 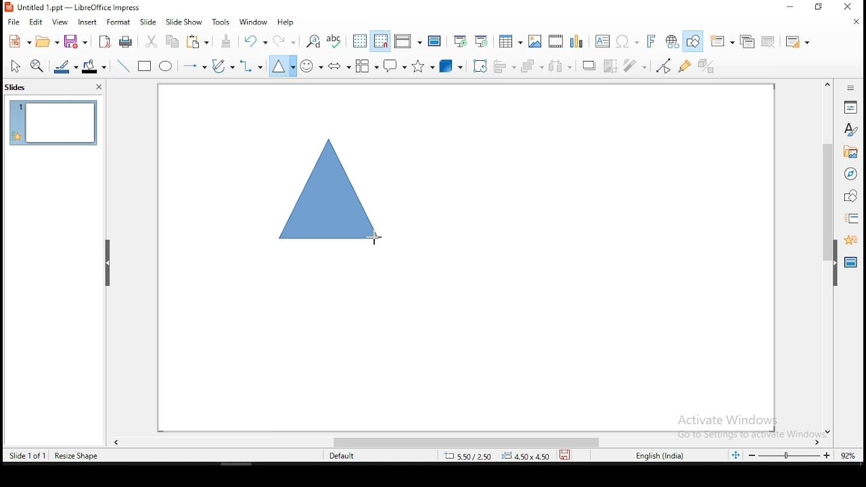 I want to click on symbol shapes, so click(x=311, y=66).